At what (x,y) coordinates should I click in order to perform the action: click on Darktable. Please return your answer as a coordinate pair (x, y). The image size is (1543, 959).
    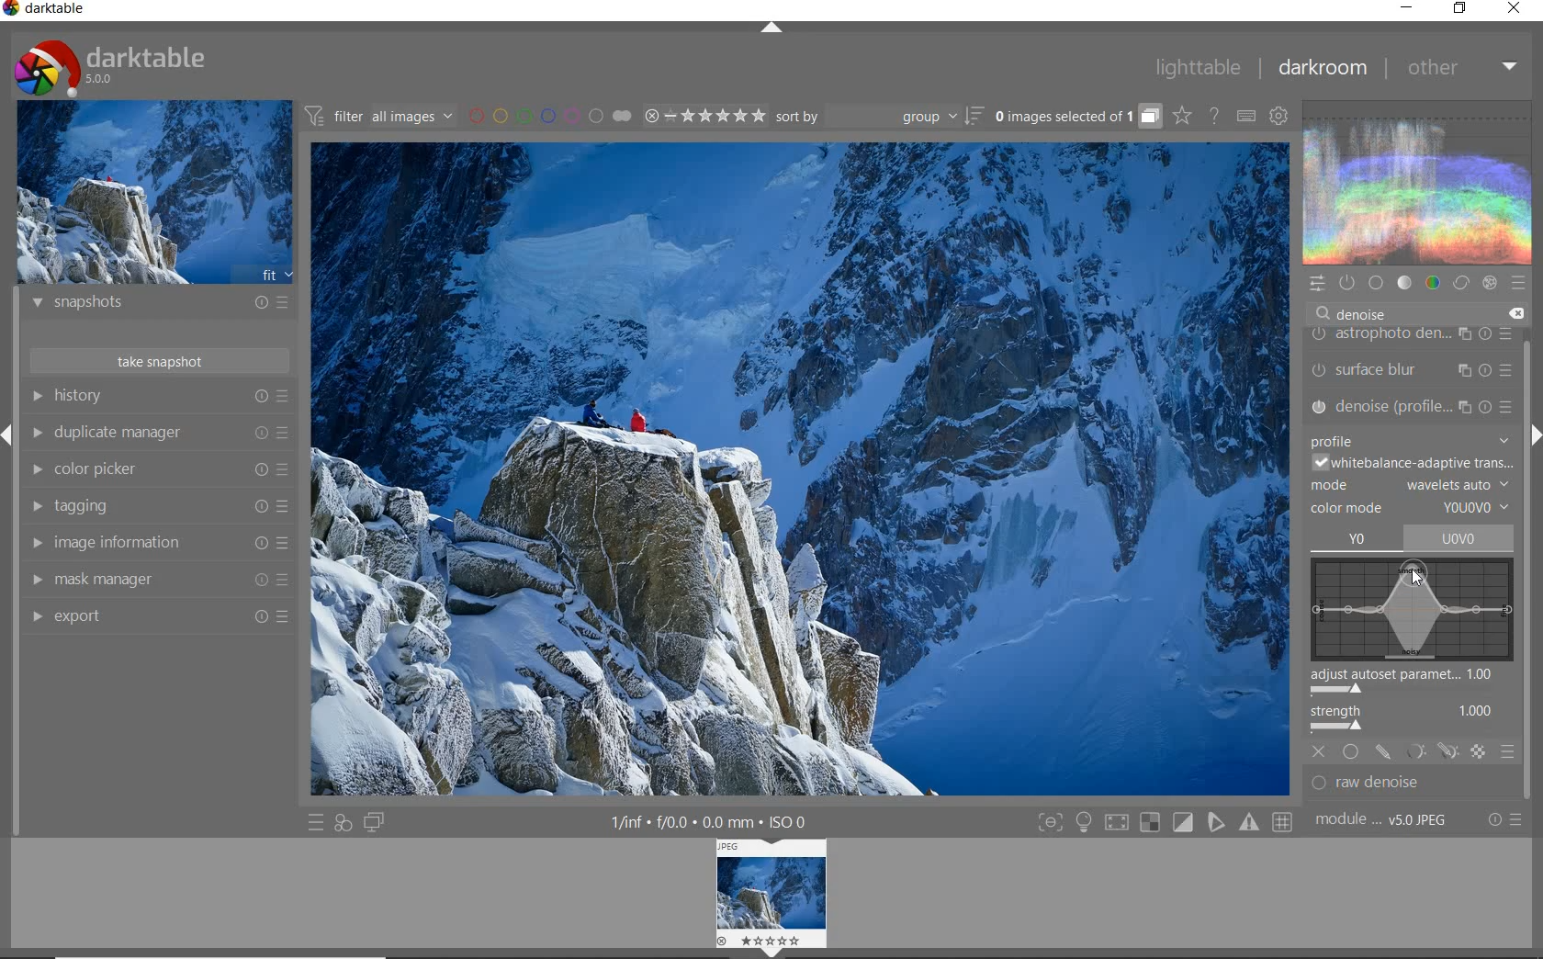
    Looking at the image, I should click on (46, 12).